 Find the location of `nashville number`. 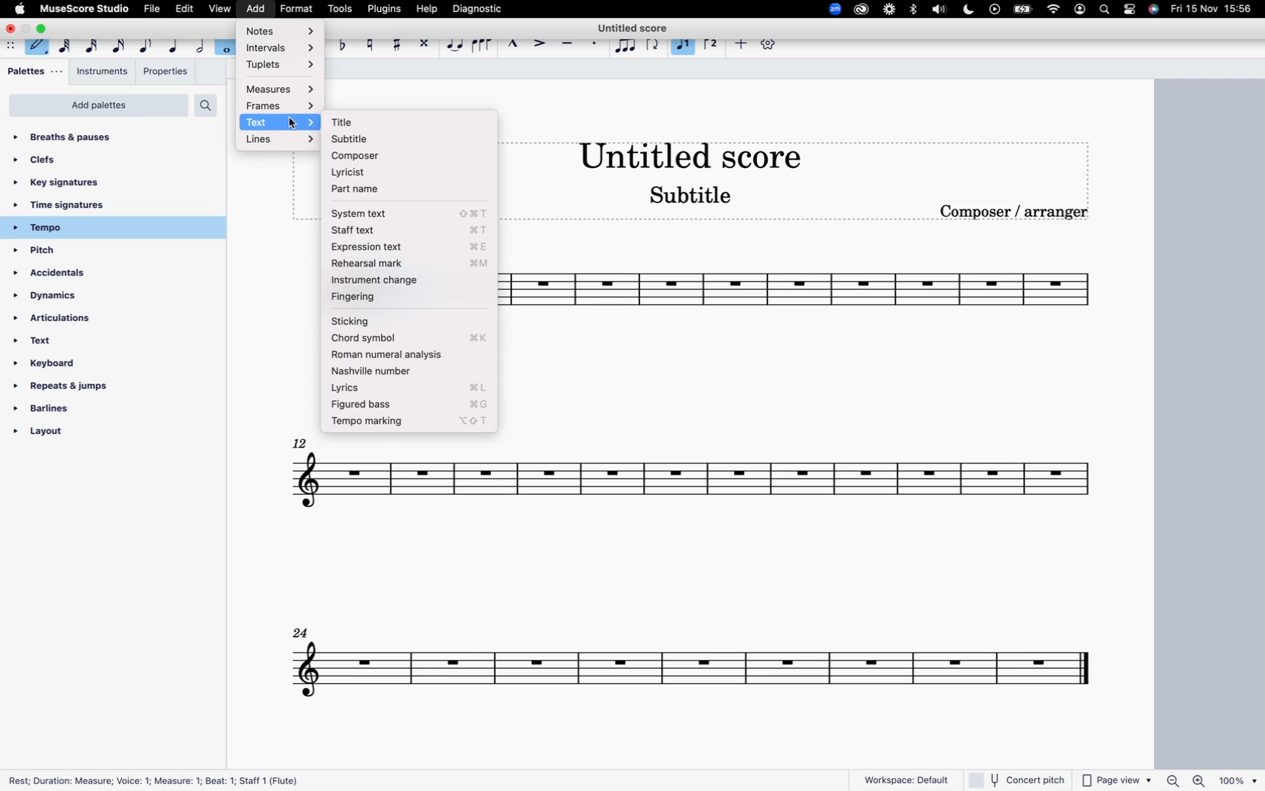

nashville number is located at coordinates (404, 373).